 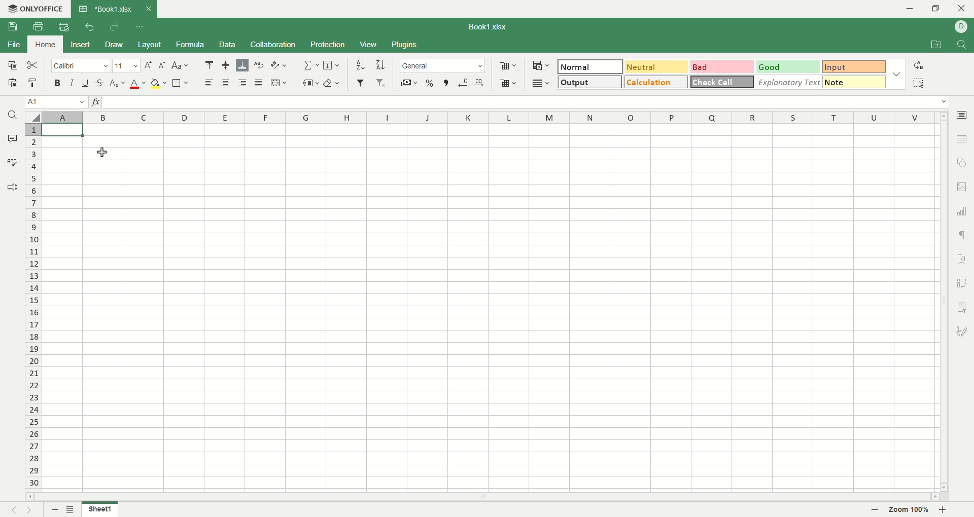 I want to click on wrap text, so click(x=258, y=65).